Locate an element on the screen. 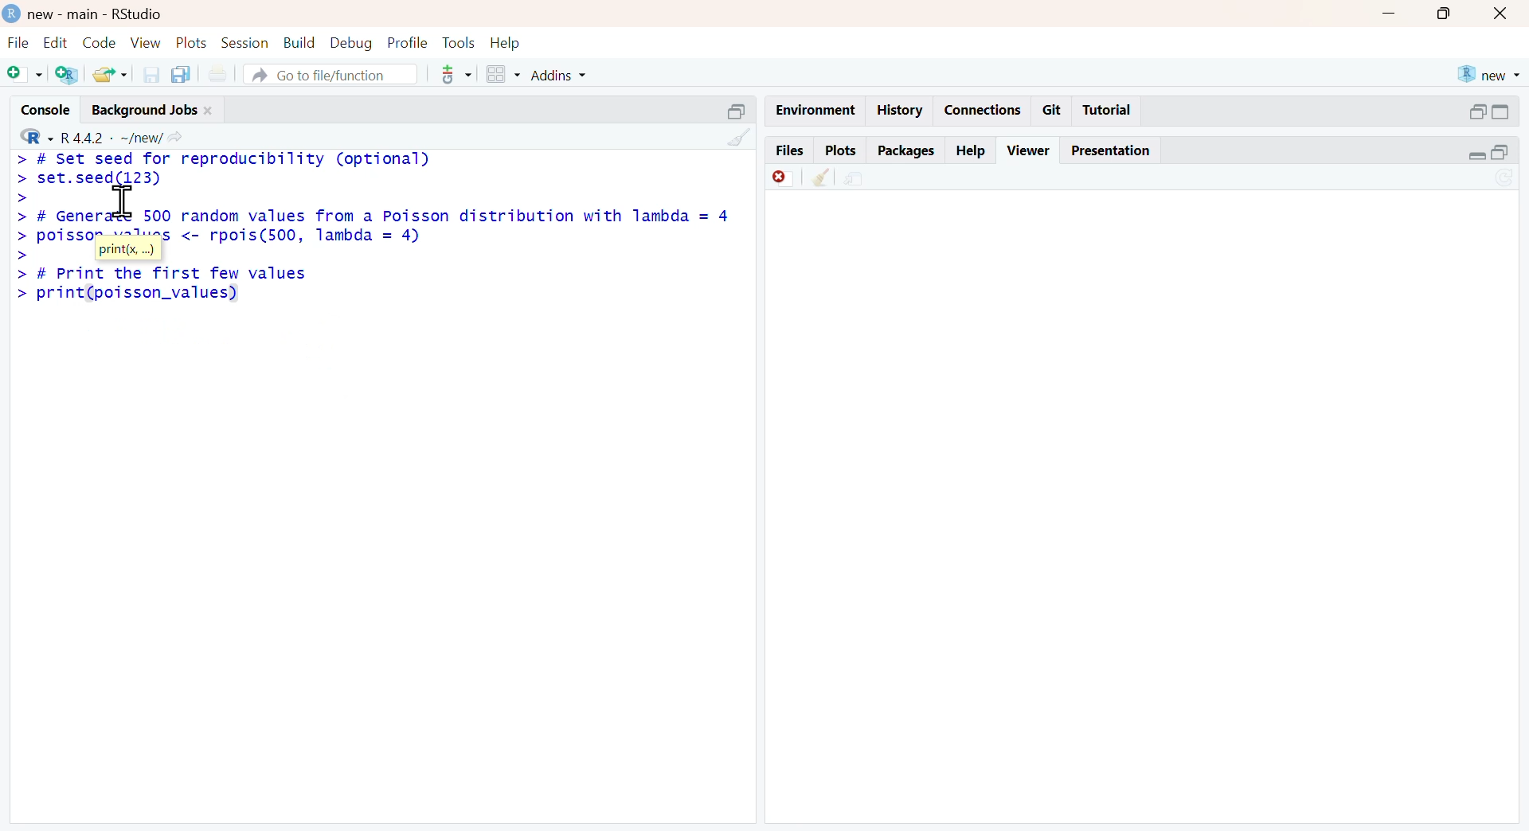 This screenshot has width=1529, height=831. R 4.4.2 ~/new/ is located at coordinates (113, 138).